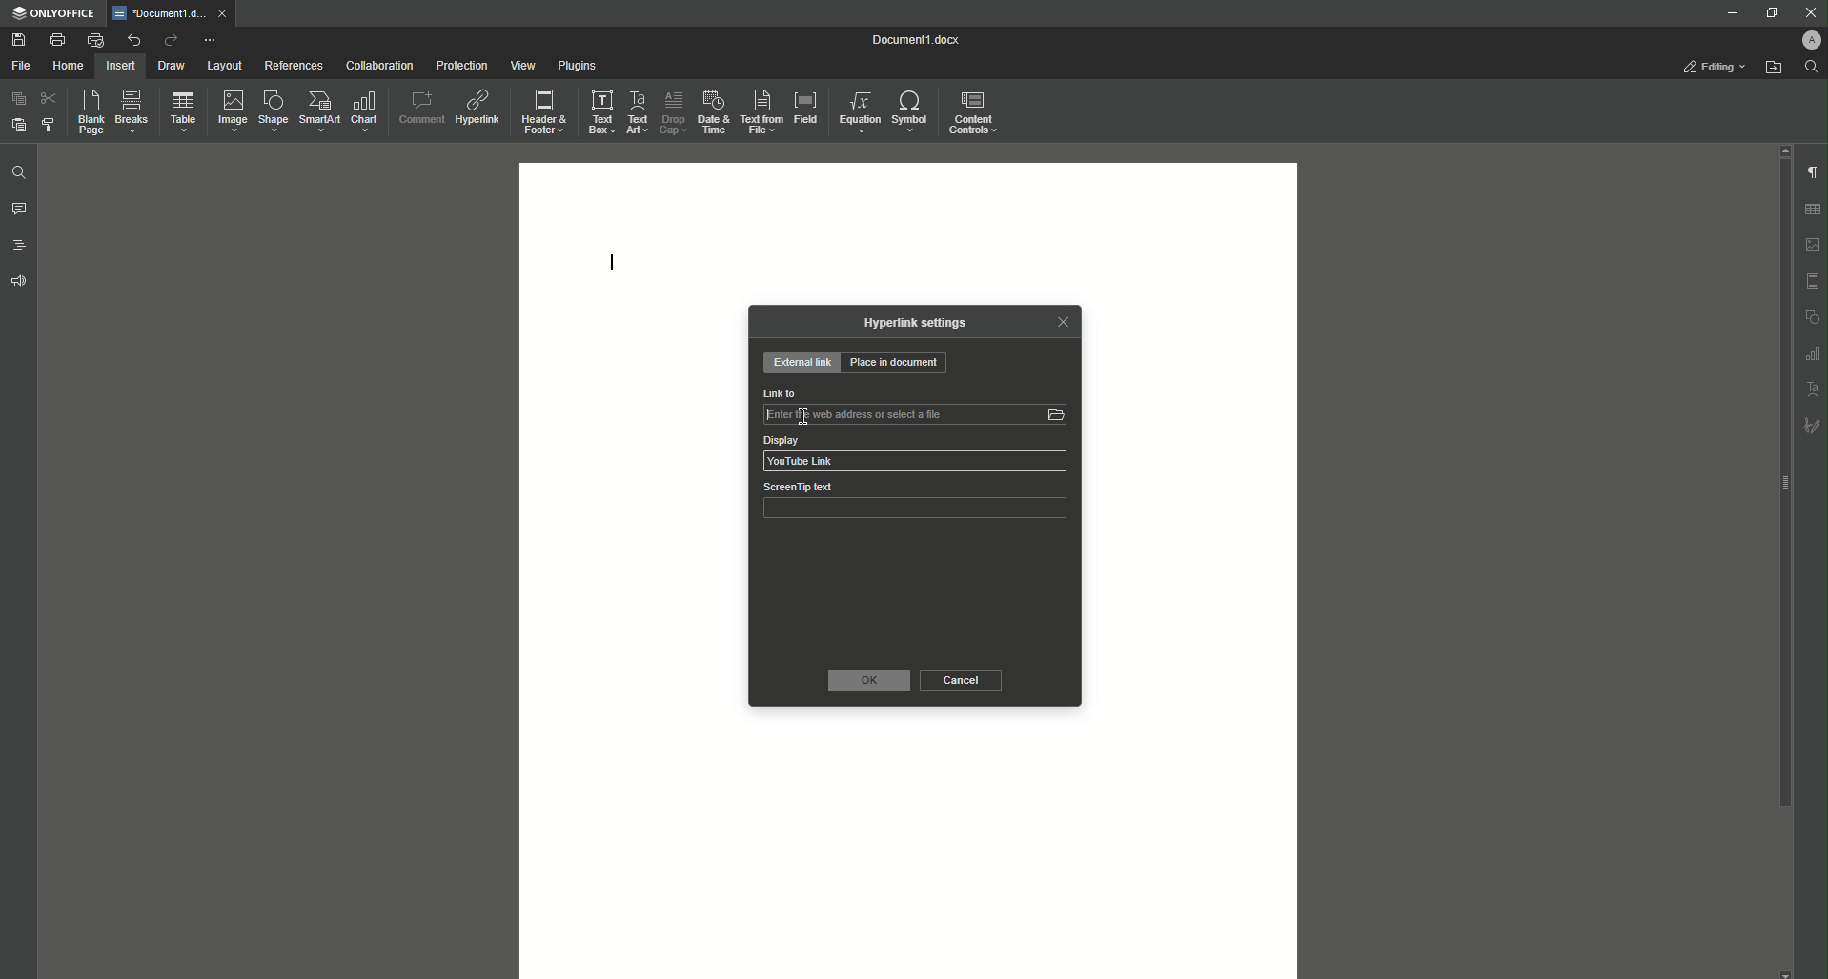  What do you see at coordinates (223, 65) in the screenshot?
I see `Layout` at bounding box center [223, 65].